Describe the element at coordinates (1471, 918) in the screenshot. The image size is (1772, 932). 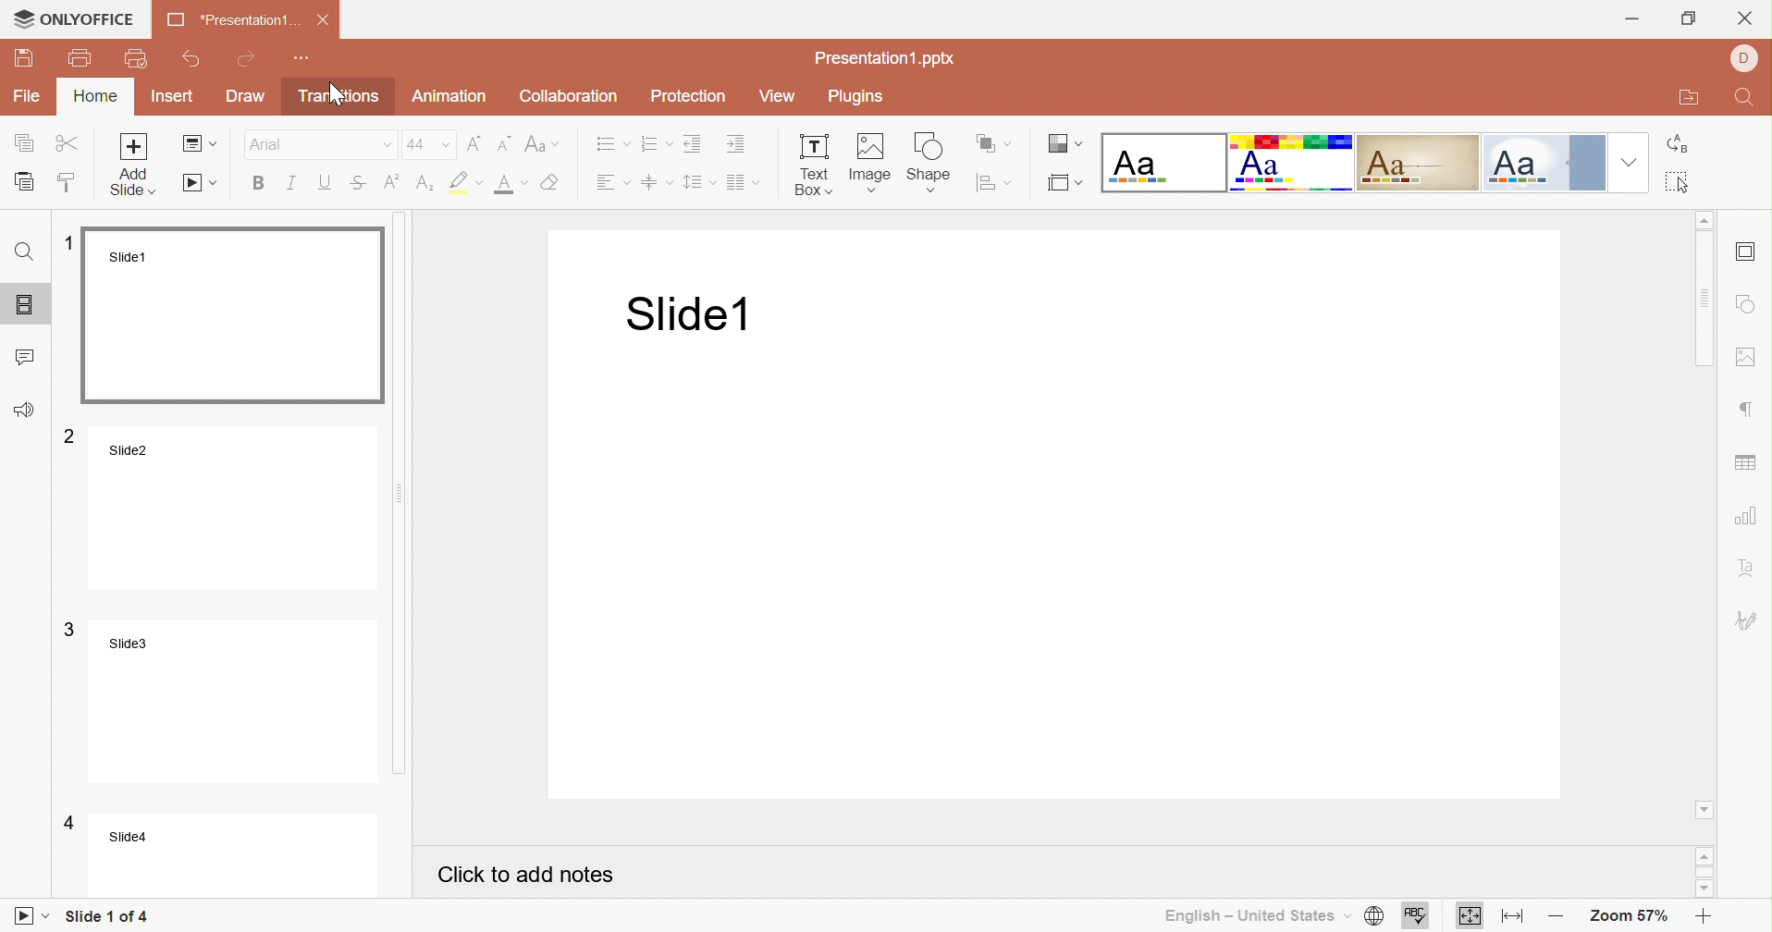
I see `Fit to slide` at that location.